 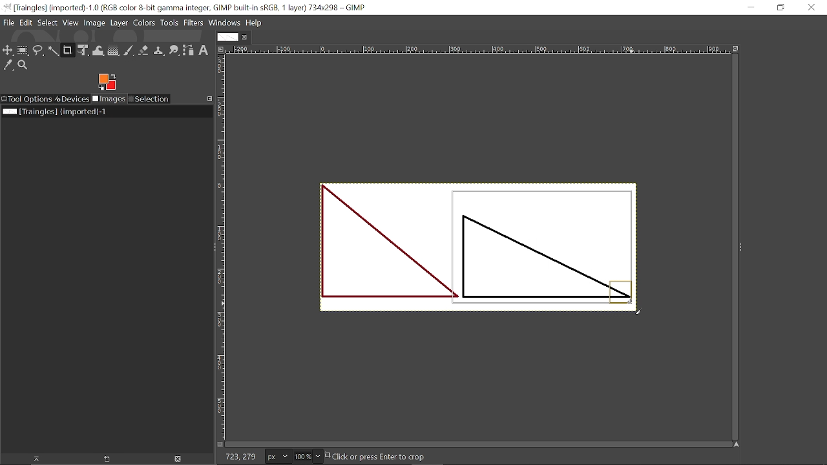 What do you see at coordinates (27, 23) in the screenshot?
I see `Edit` at bounding box center [27, 23].